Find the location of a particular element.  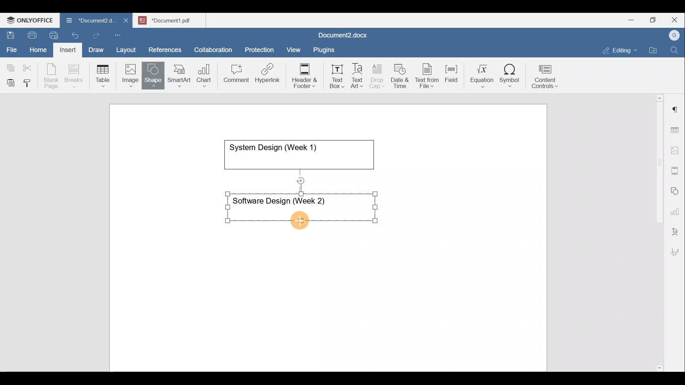

Cut is located at coordinates (30, 66).